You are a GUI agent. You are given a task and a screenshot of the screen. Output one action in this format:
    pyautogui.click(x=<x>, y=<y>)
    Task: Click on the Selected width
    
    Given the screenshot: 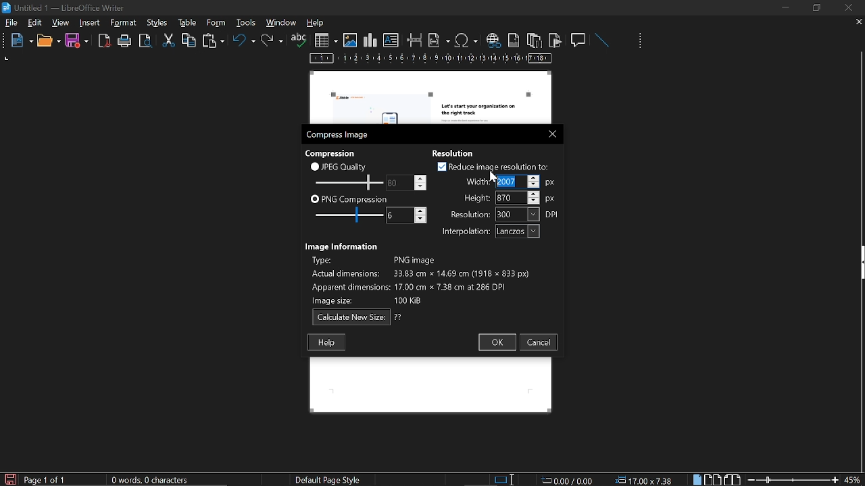 What is the action you would take?
    pyautogui.click(x=512, y=182)
    